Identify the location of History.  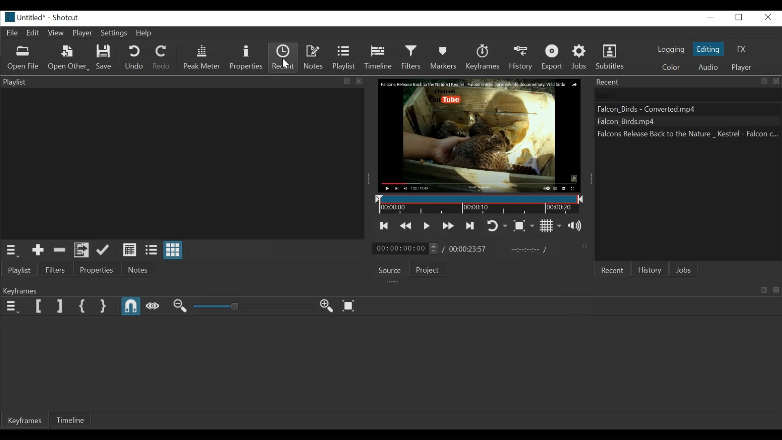
(649, 270).